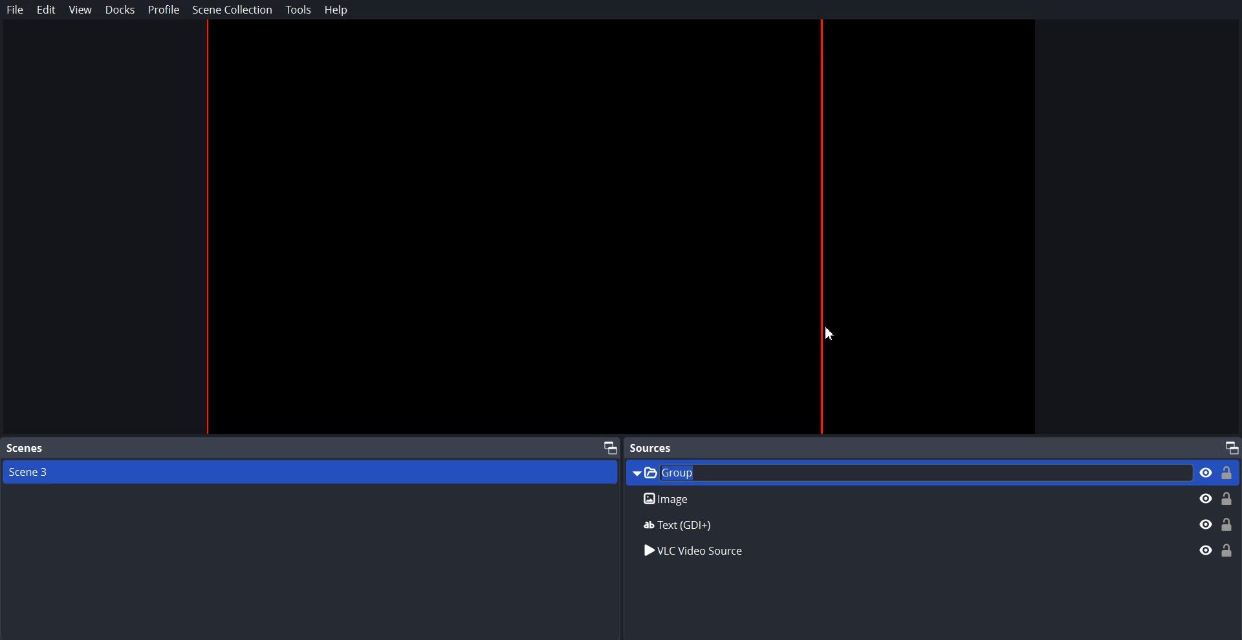 Image resolution: width=1242 pixels, height=640 pixels. What do you see at coordinates (833, 334) in the screenshot?
I see `Cursor` at bounding box center [833, 334].